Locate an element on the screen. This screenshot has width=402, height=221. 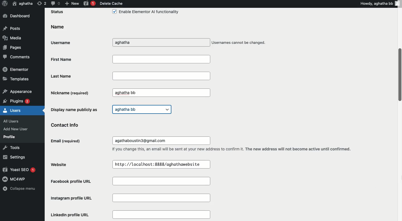
Appearance is located at coordinates (17, 91).